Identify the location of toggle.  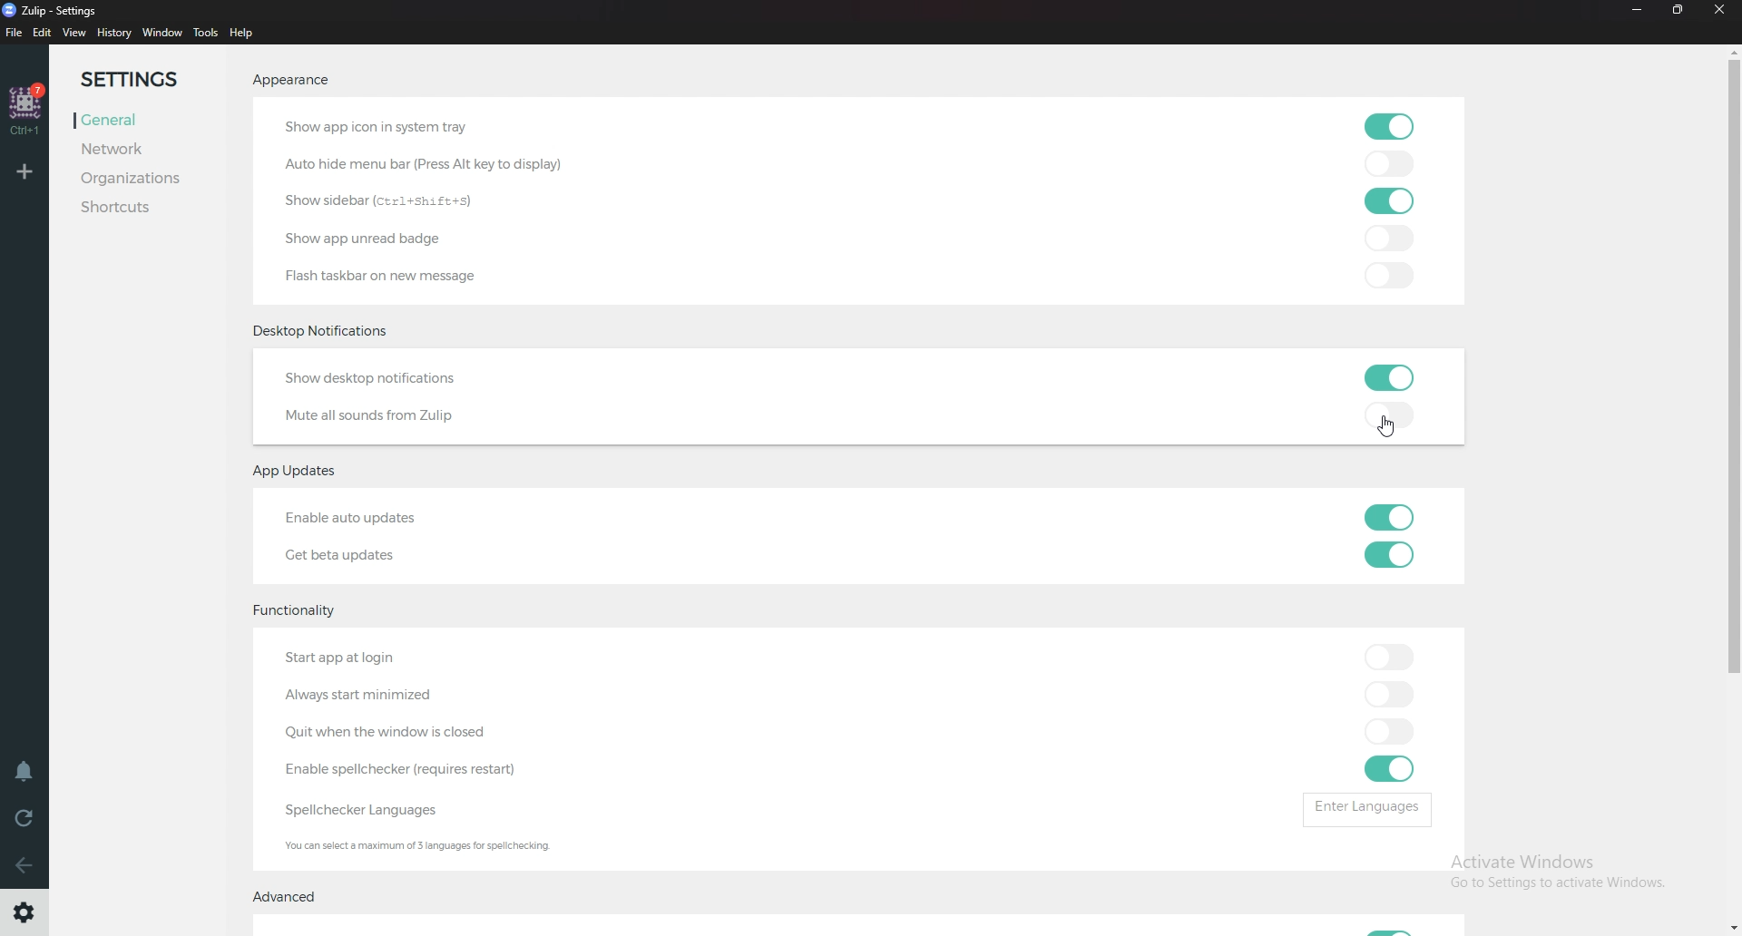
(1394, 414).